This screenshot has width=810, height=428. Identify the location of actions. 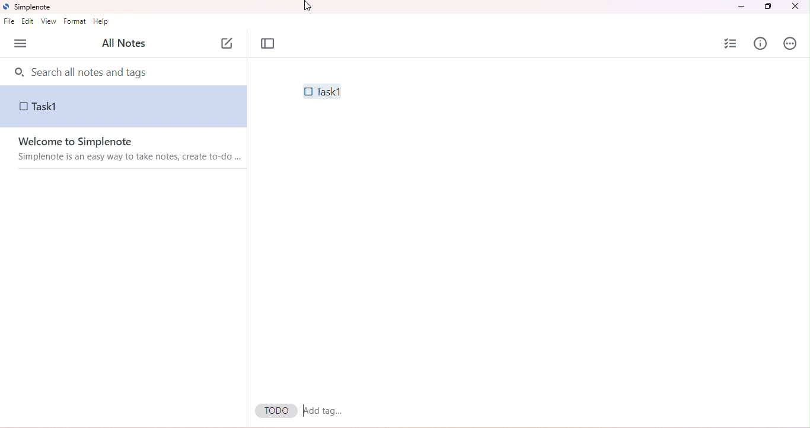
(790, 44).